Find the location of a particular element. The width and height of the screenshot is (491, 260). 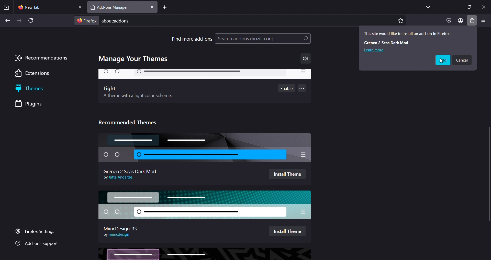

firefox is located at coordinates (87, 21).